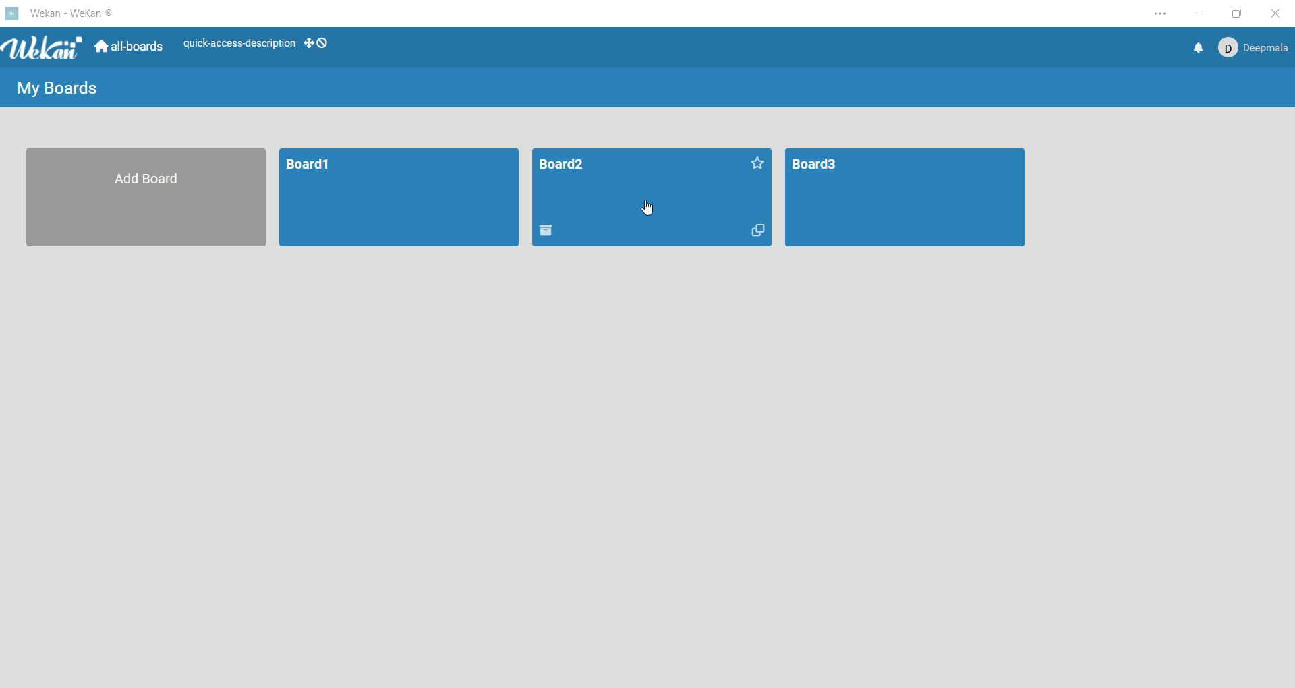 The width and height of the screenshot is (1295, 688). I want to click on board1, so click(306, 165).